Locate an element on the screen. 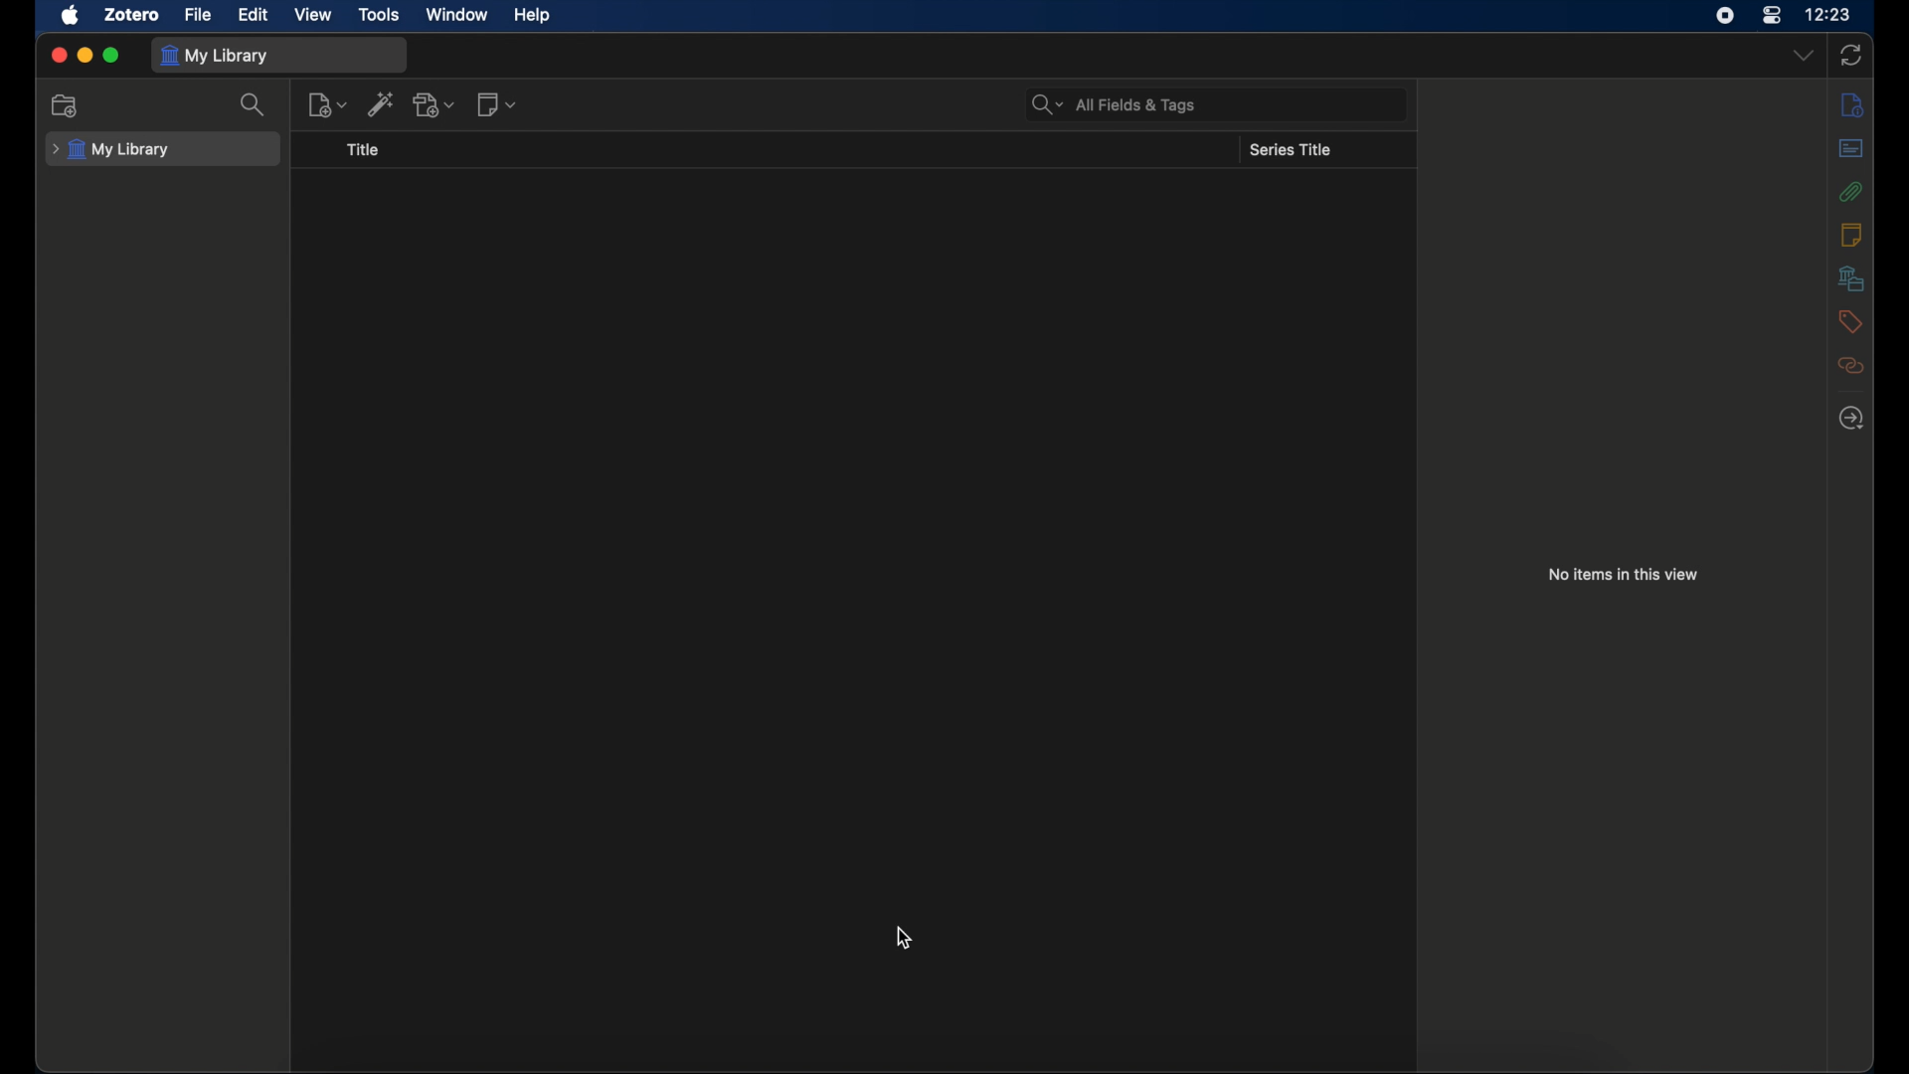 This screenshot has height=1074, width=1909. window is located at coordinates (458, 15).